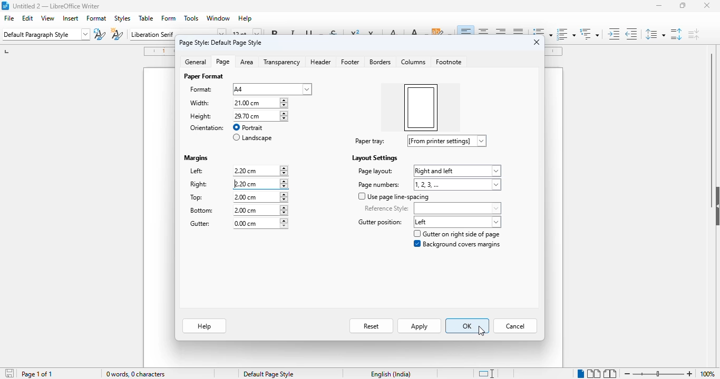 The image size is (720, 379). What do you see at coordinates (152, 35) in the screenshot?
I see `font name` at bounding box center [152, 35].